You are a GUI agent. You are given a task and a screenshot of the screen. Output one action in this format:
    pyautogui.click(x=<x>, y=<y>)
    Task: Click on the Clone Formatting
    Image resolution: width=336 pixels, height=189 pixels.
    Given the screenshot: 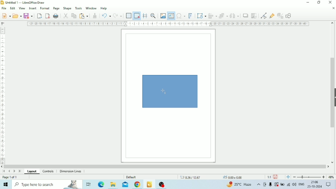 What is the action you would take?
    pyautogui.click(x=95, y=16)
    